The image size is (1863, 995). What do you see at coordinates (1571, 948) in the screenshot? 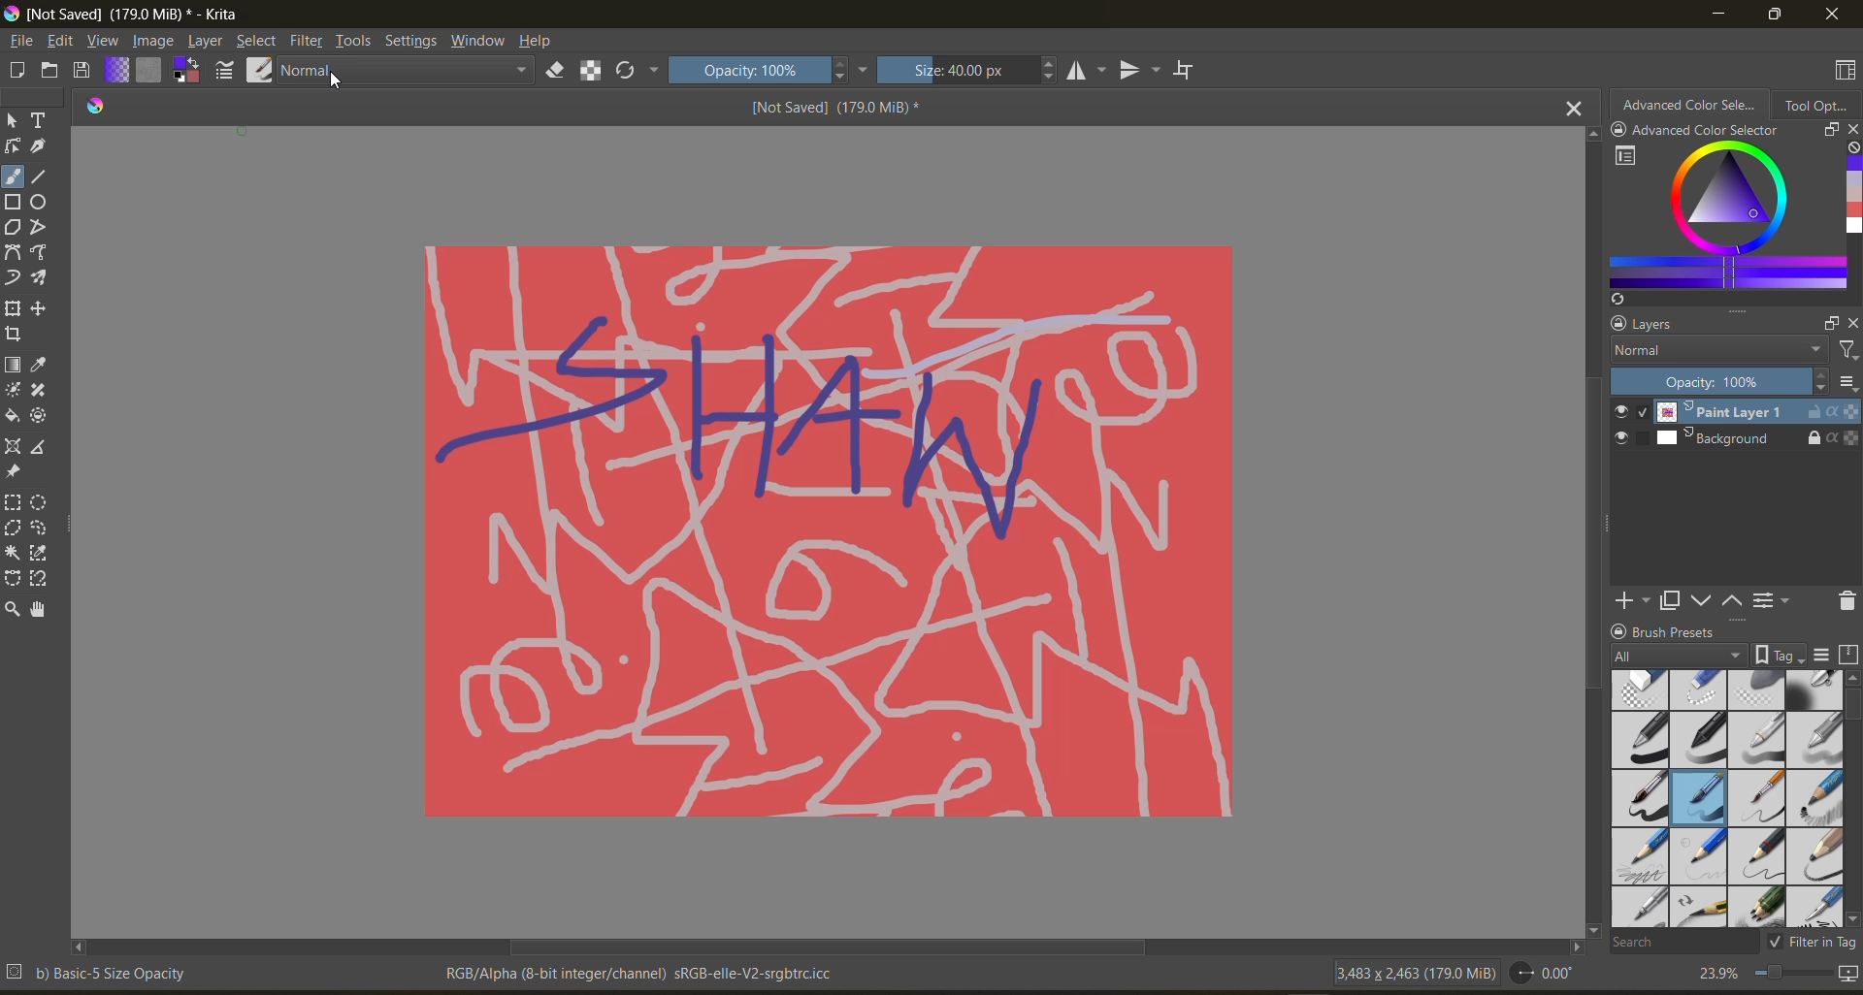
I see `scroll right` at bounding box center [1571, 948].